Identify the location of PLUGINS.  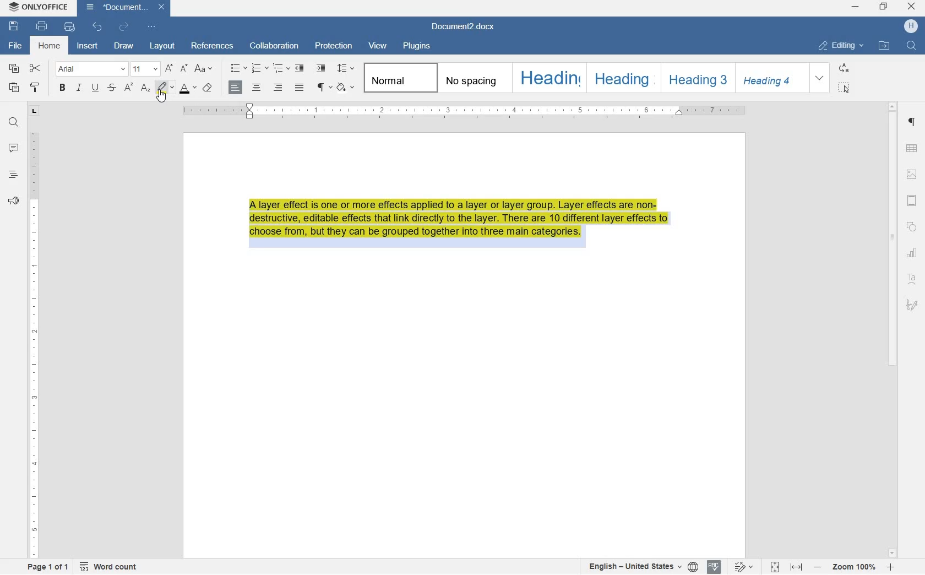
(415, 47).